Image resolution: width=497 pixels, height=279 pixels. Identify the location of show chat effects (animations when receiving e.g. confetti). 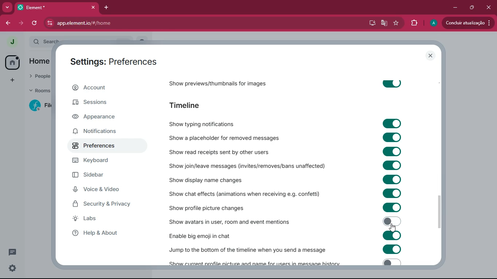
(243, 194).